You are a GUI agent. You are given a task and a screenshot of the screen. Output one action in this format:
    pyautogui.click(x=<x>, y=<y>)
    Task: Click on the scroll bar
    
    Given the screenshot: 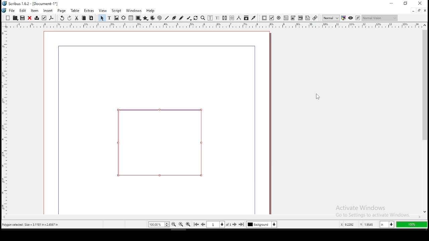 What is the action you would take?
    pyautogui.click(x=424, y=118)
    